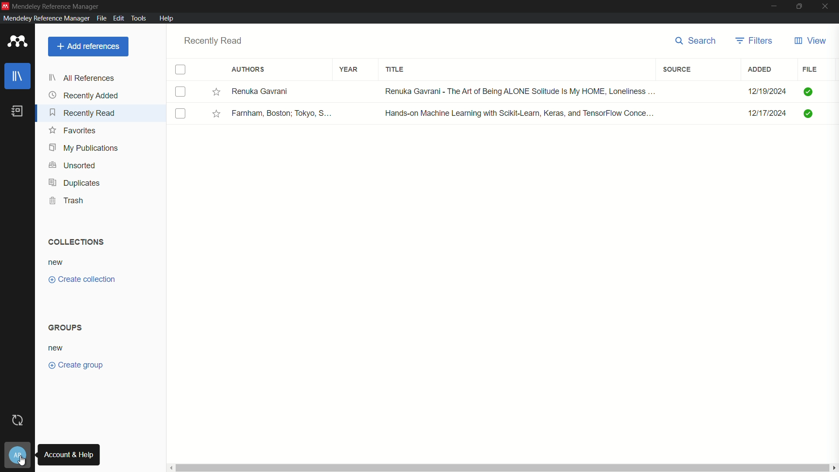  I want to click on (un)select, so click(181, 91).